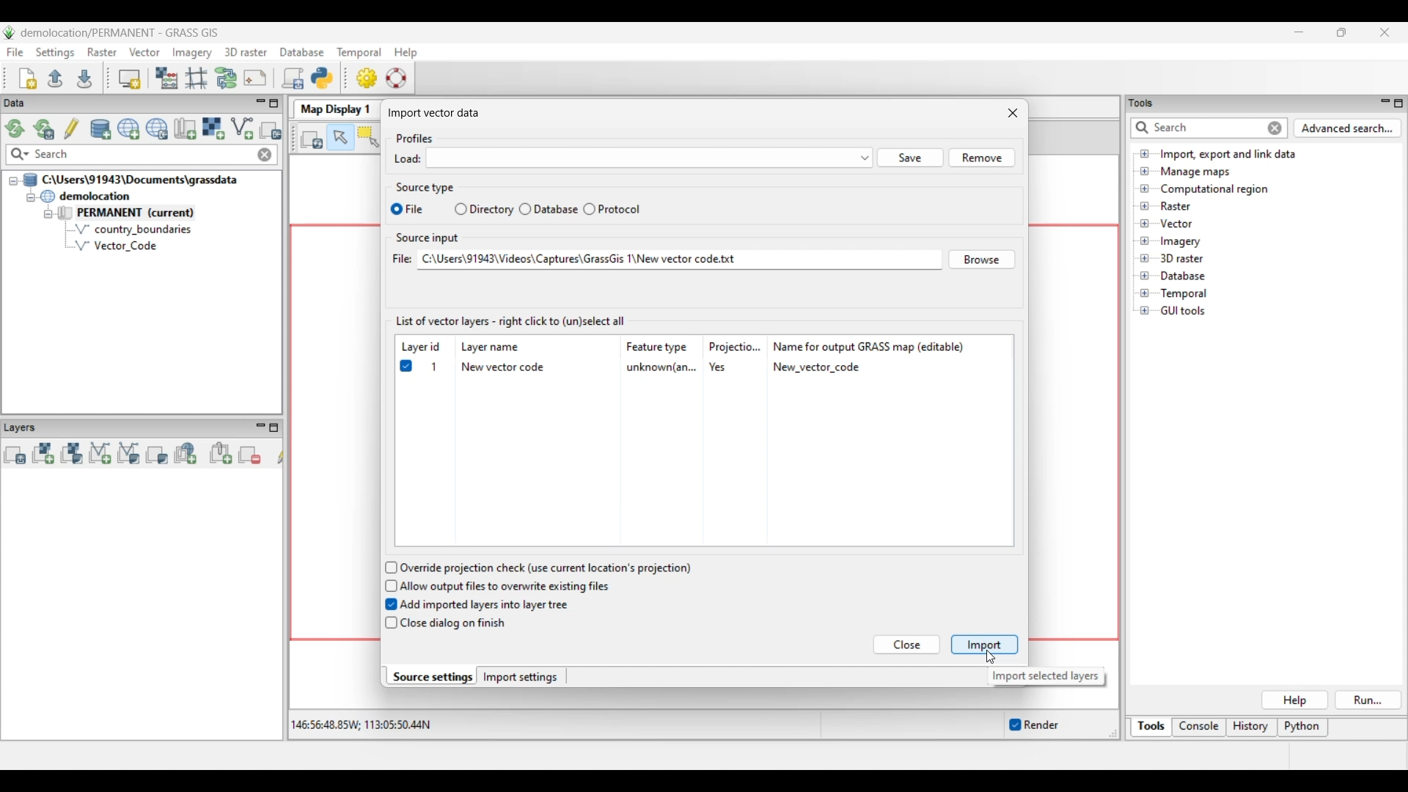  I want to click on Create new workspace, so click(29, 78).